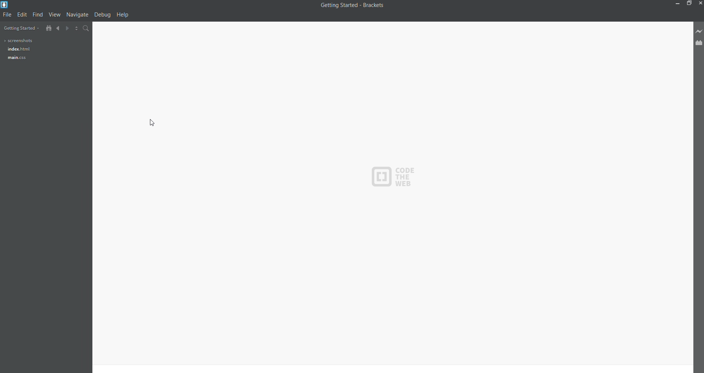  What do you see at coordinates (16, 58) in the screenshot?
I see `main css` at bounding box center [16, 58].